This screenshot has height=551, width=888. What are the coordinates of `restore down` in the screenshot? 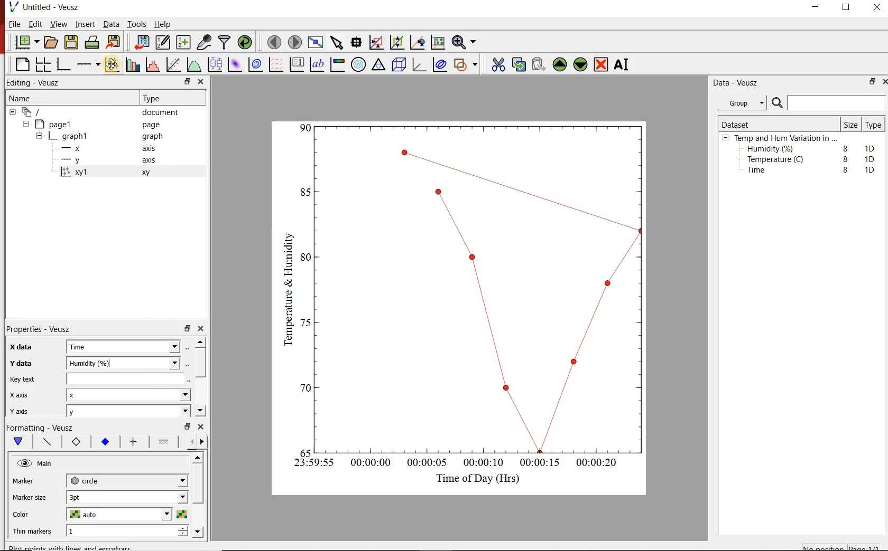 It's located at (870, 83).